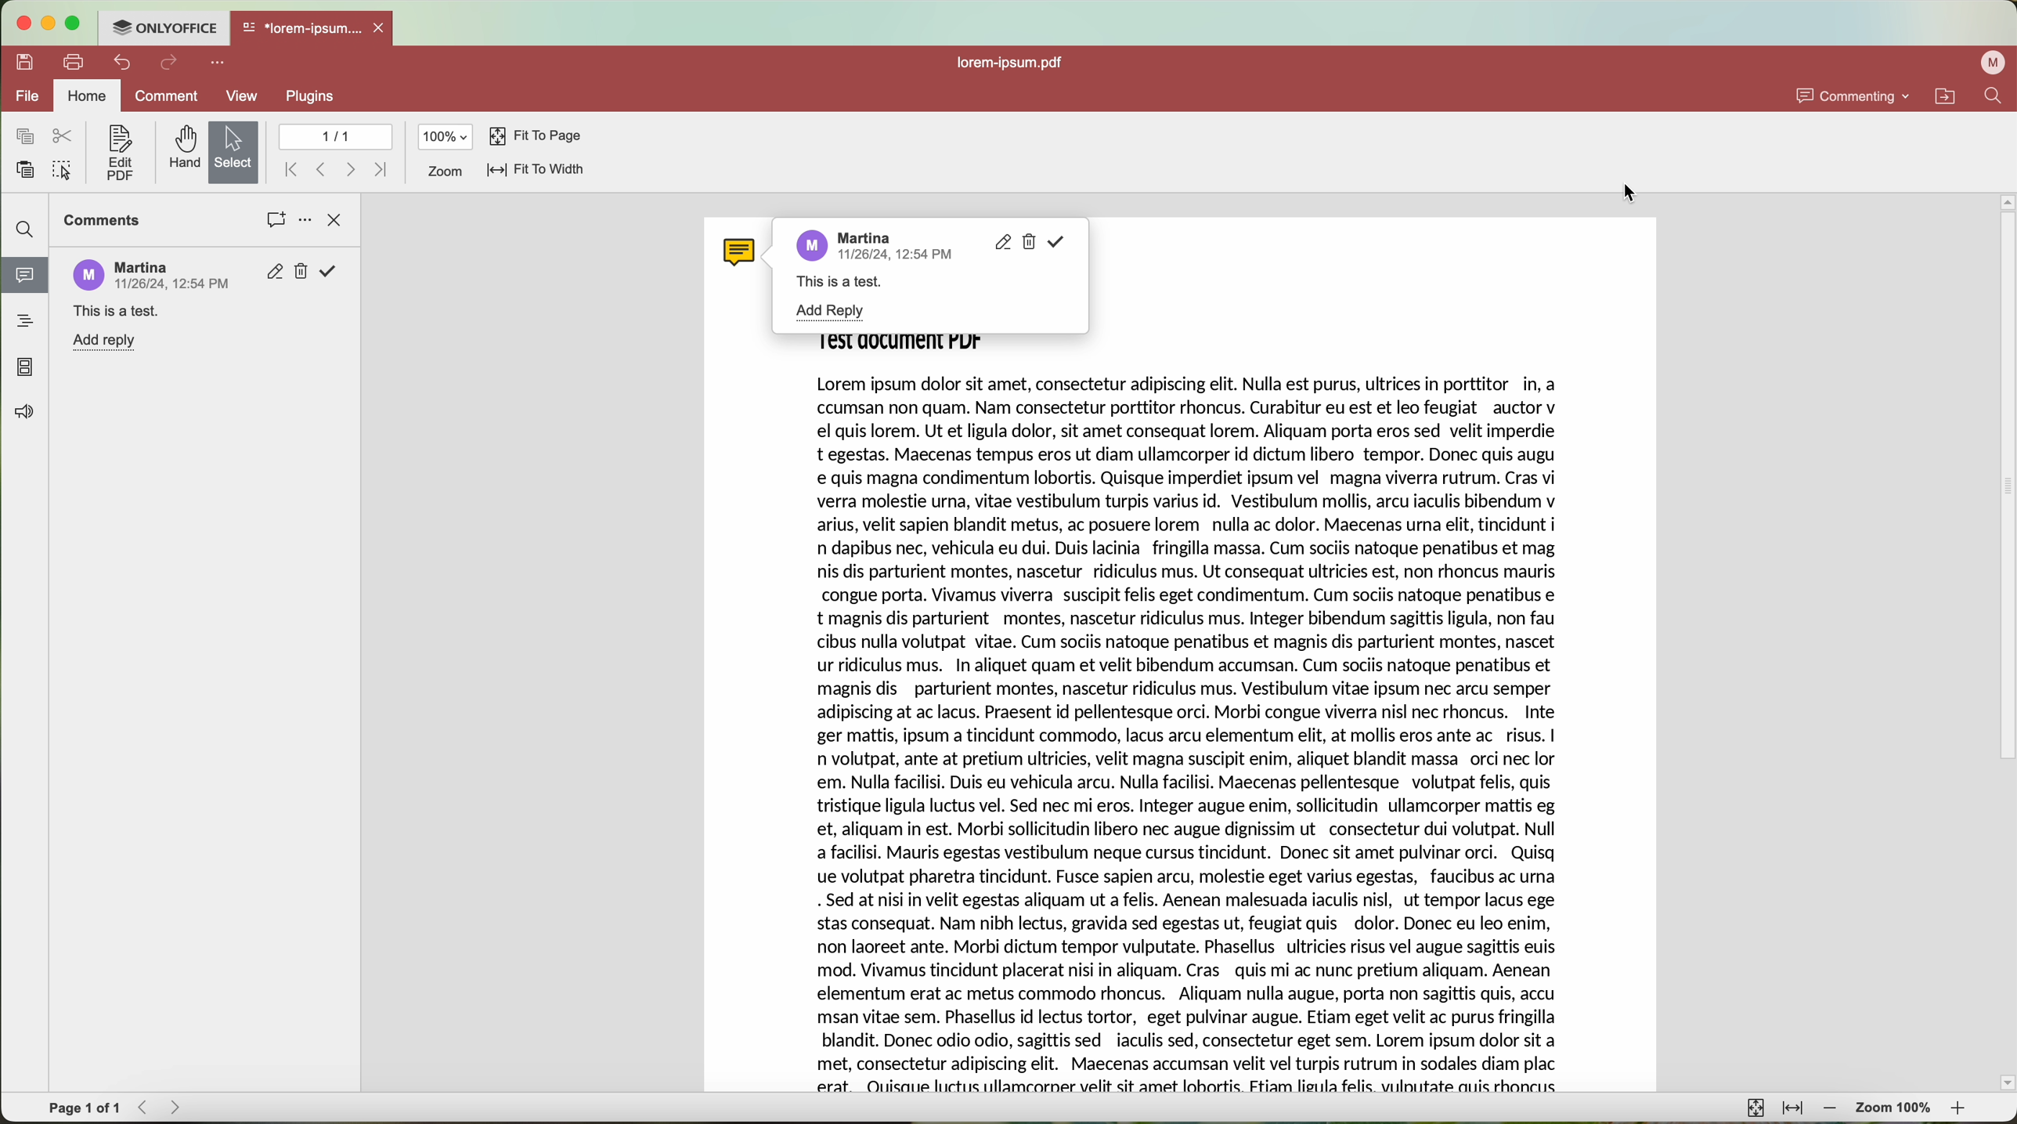 Image resolution: width=2017 pixels, height=1124 pixels. Describe the element at coordinates (1015, 64) in the screenshot. I see `file name` at that location.